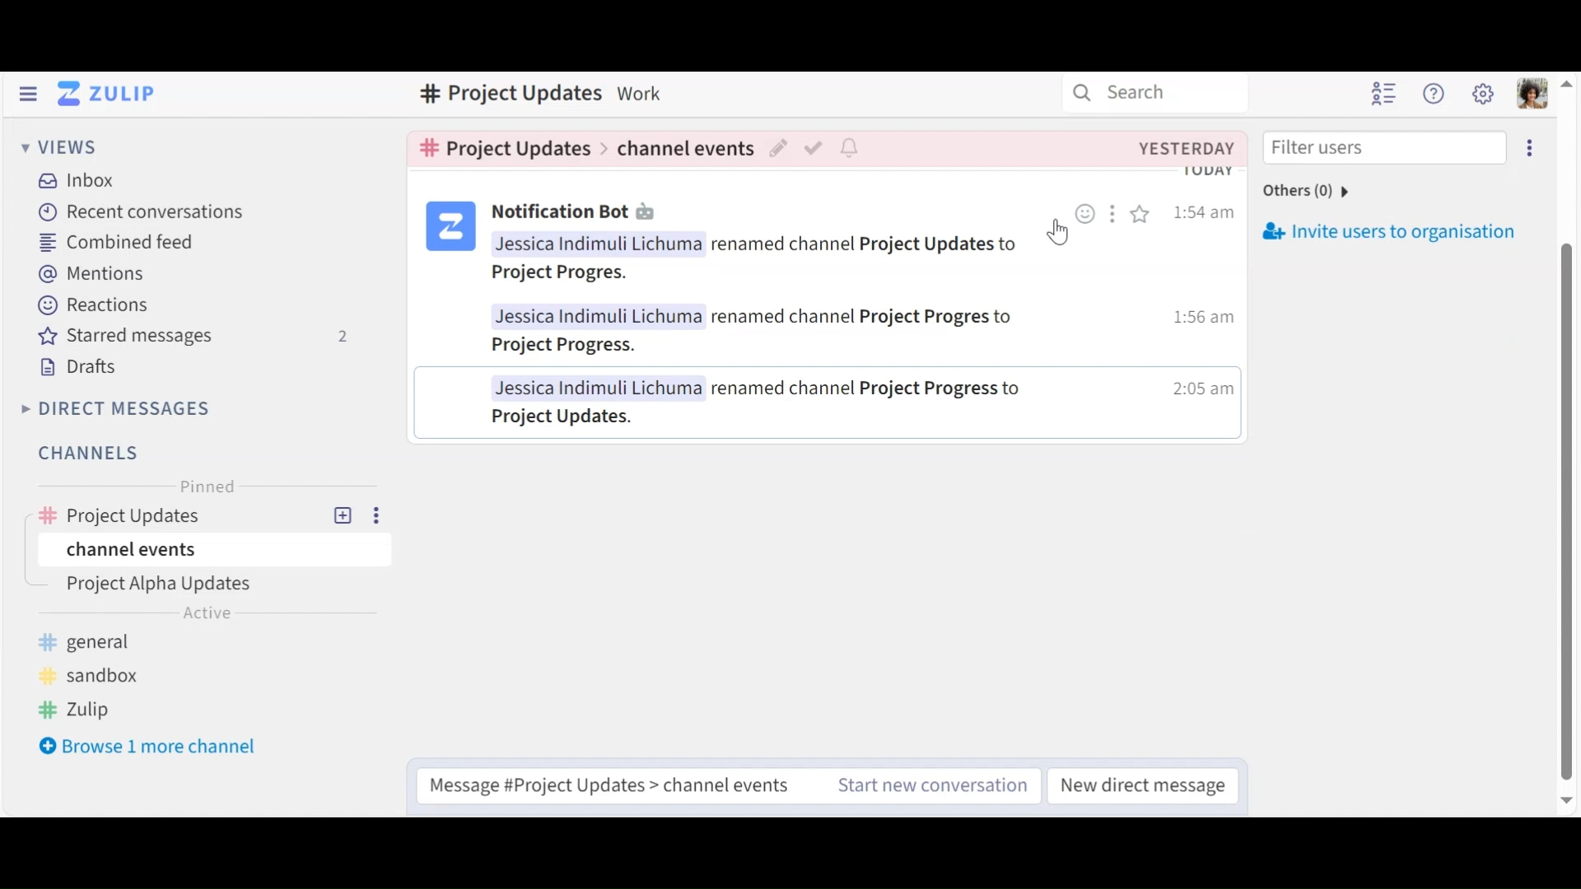  What do you see at coordinates (210, 511) in the screenshot?
I see `Channel` at bounding box center [210, 511].